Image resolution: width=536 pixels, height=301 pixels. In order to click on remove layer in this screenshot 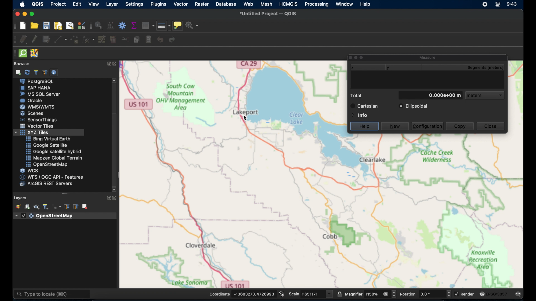, I will do `click(85, 206)`.